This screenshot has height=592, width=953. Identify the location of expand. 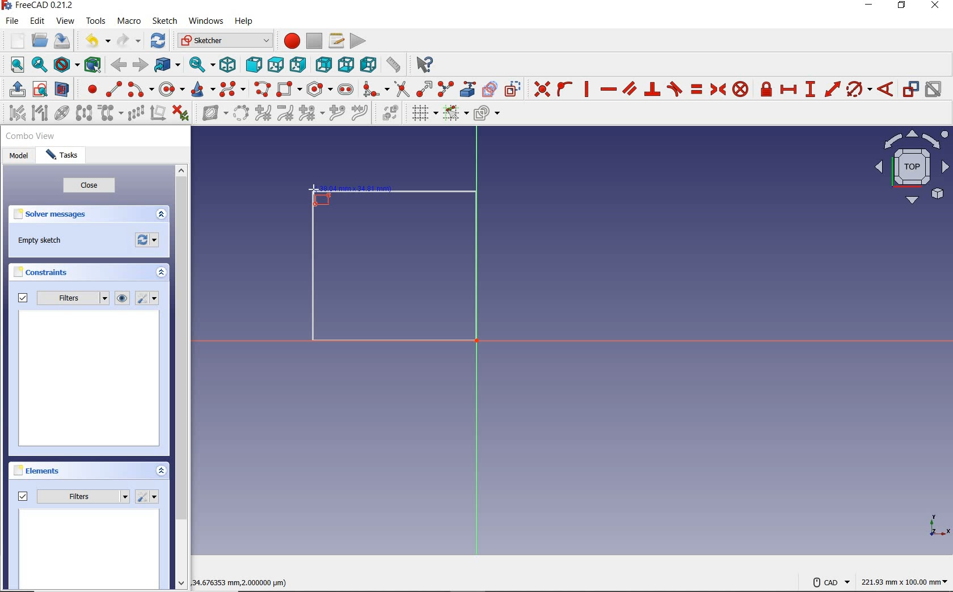
(161, 215).